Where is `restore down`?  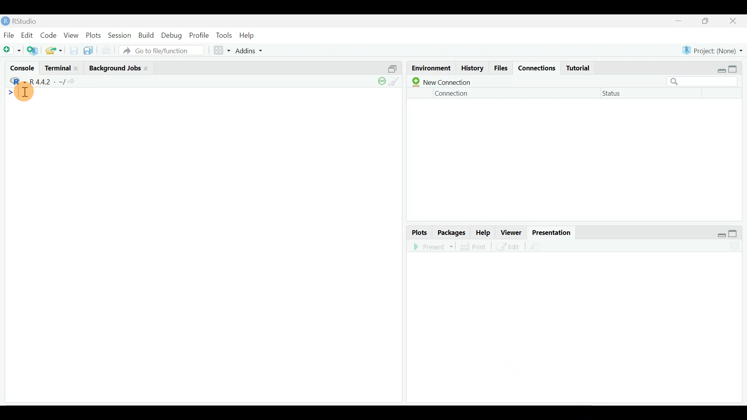
restore down is located at coordinates (719, 66).